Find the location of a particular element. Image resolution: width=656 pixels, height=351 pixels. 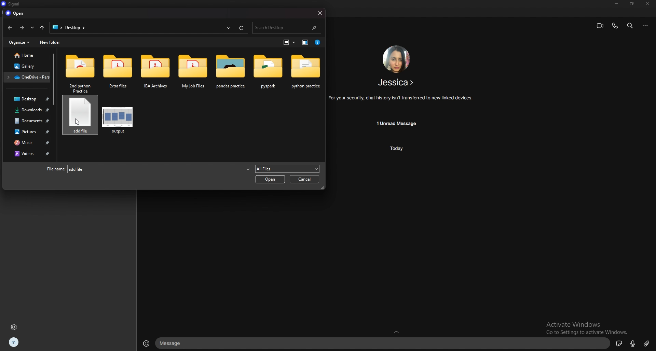

folder is located at coordinates (155, 72).